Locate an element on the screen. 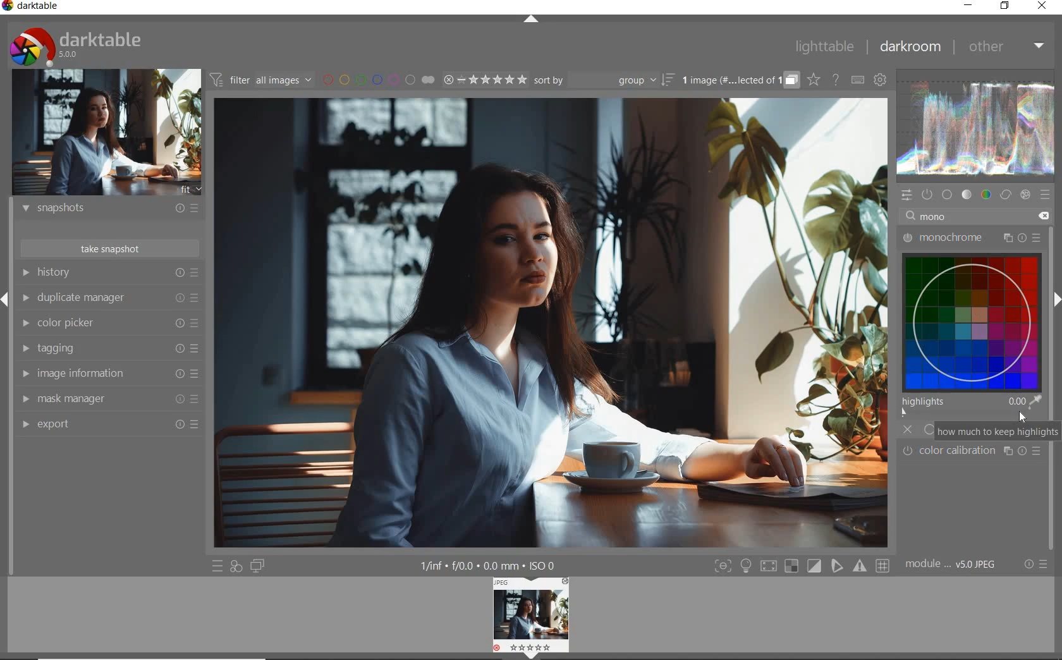  sort is located at coordinates (604, 81).